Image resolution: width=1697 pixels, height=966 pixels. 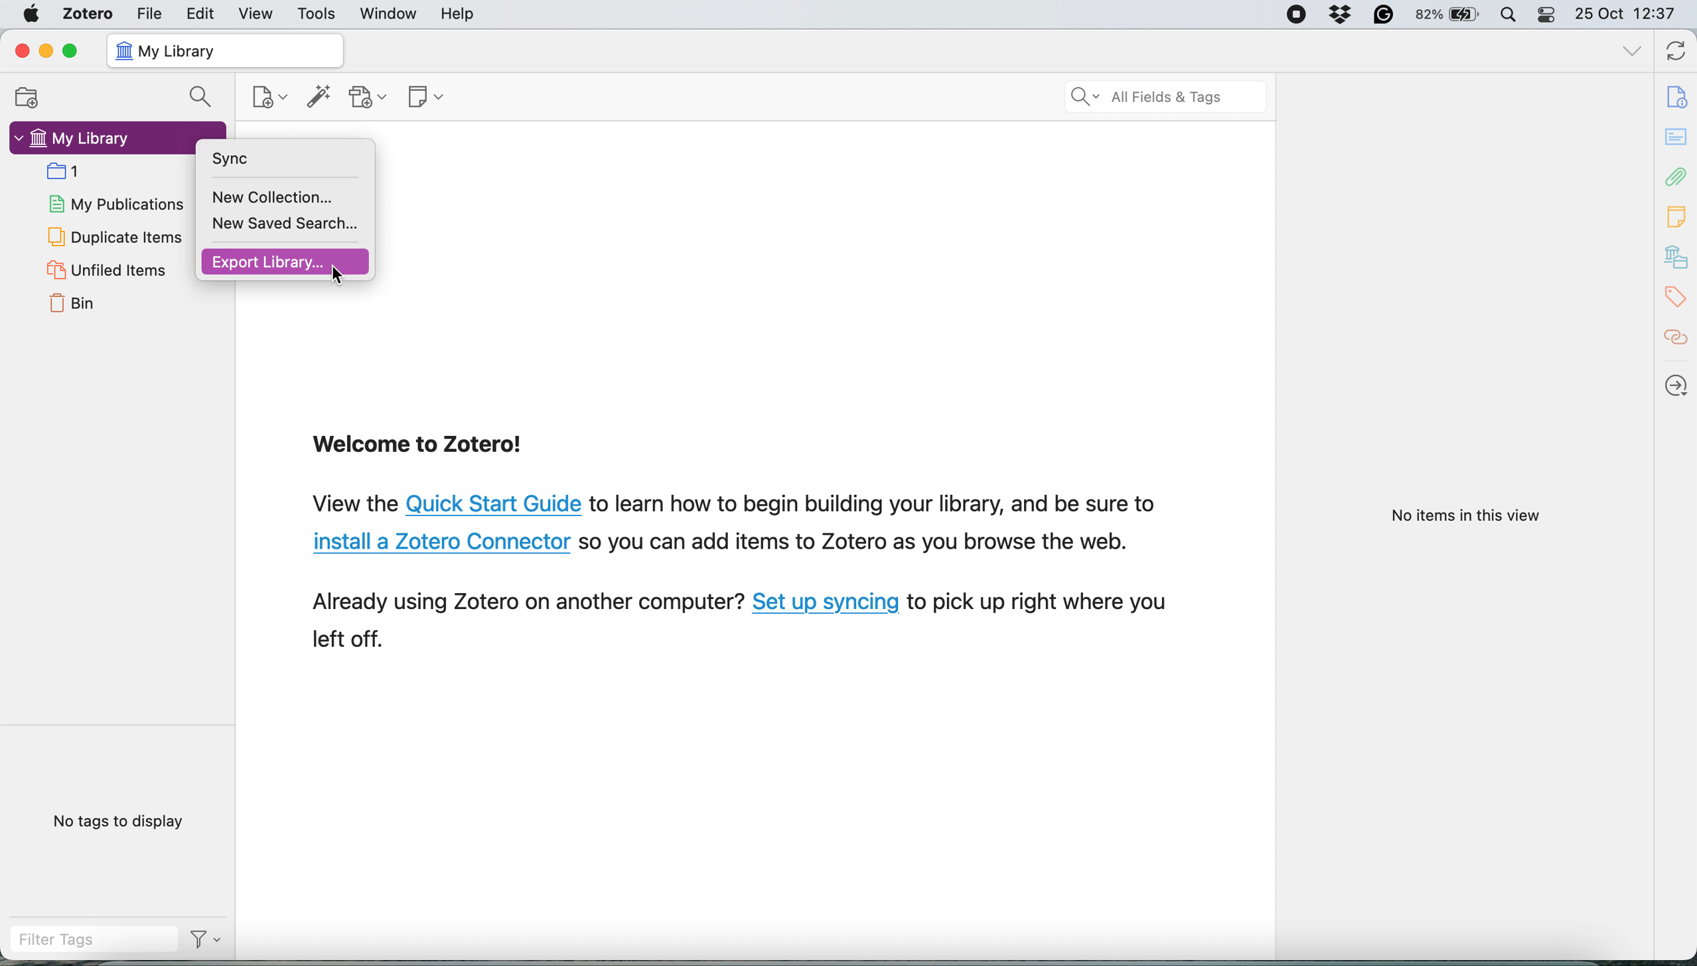 What do you see at coordinates (1678, 179) in the screenshot?
I see `attachements` at bounding box center [1678, 179].